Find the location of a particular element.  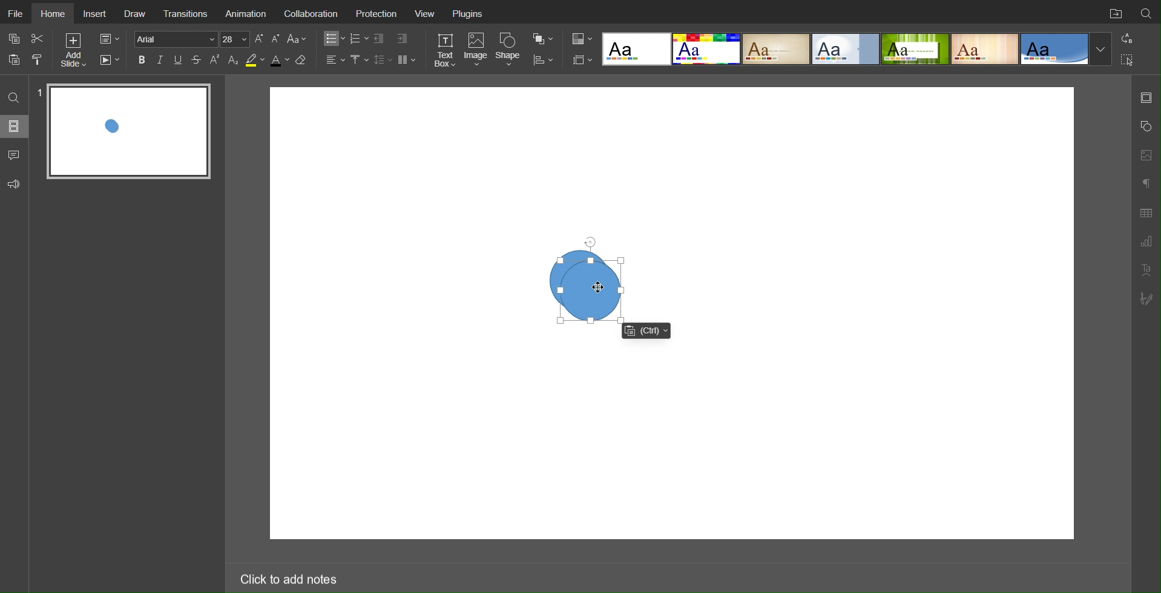

Open File Location is located at coordinates (1113, 12).